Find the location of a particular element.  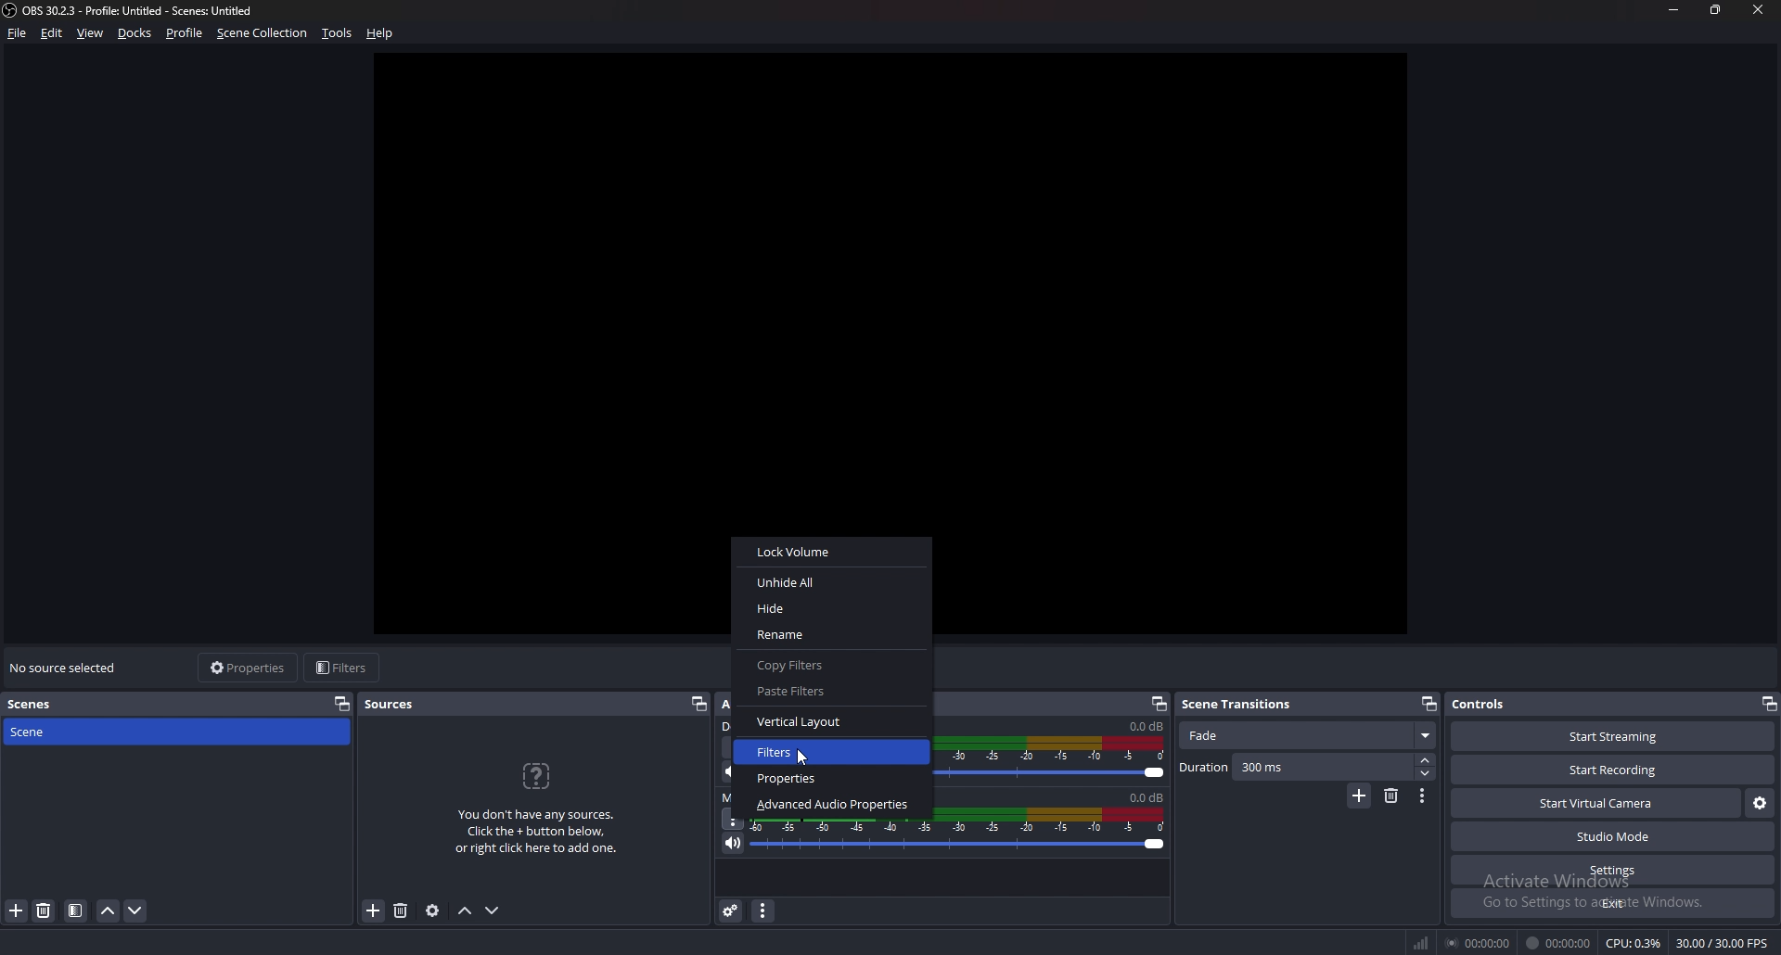

move source up is located at coordinates (465, 911).